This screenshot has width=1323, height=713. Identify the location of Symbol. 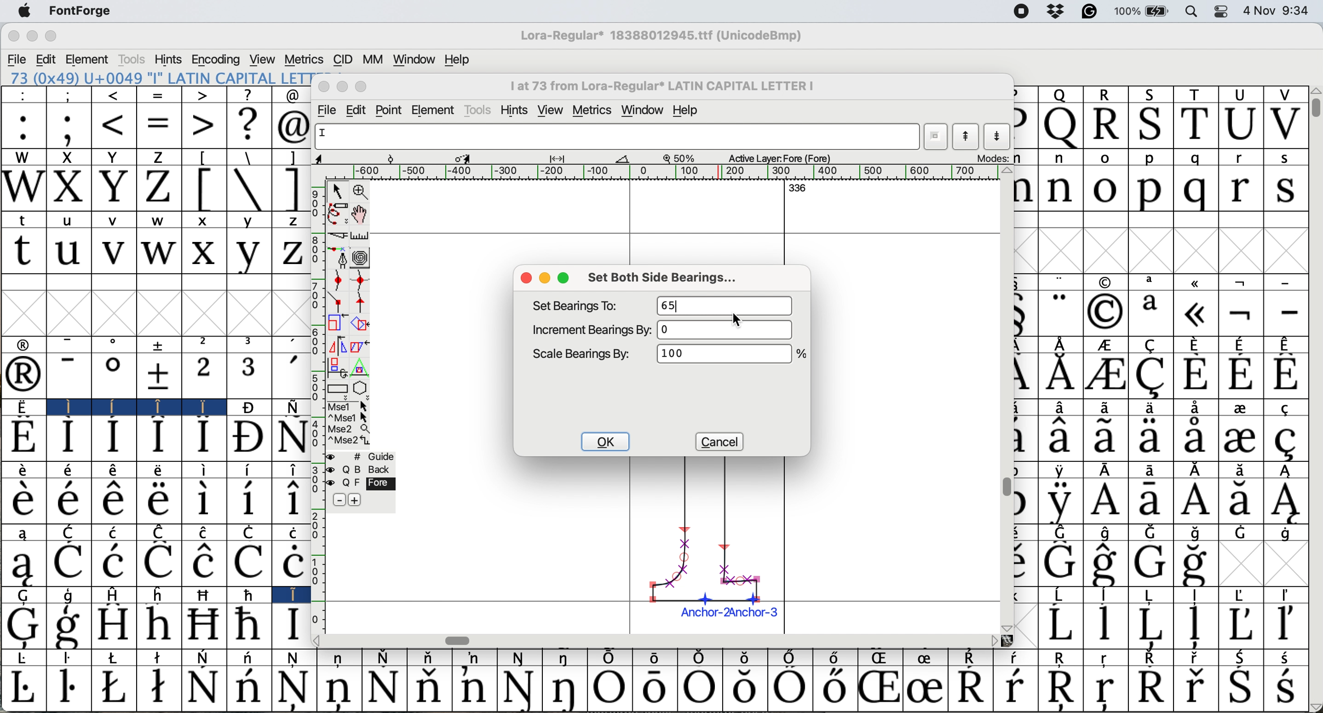
(838, 658).